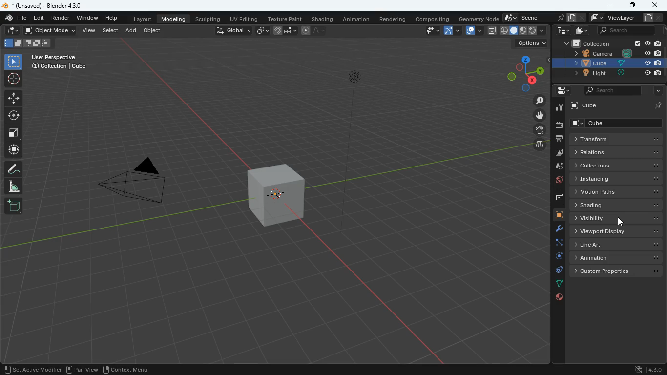  I want to click on version, so click(648, 369).